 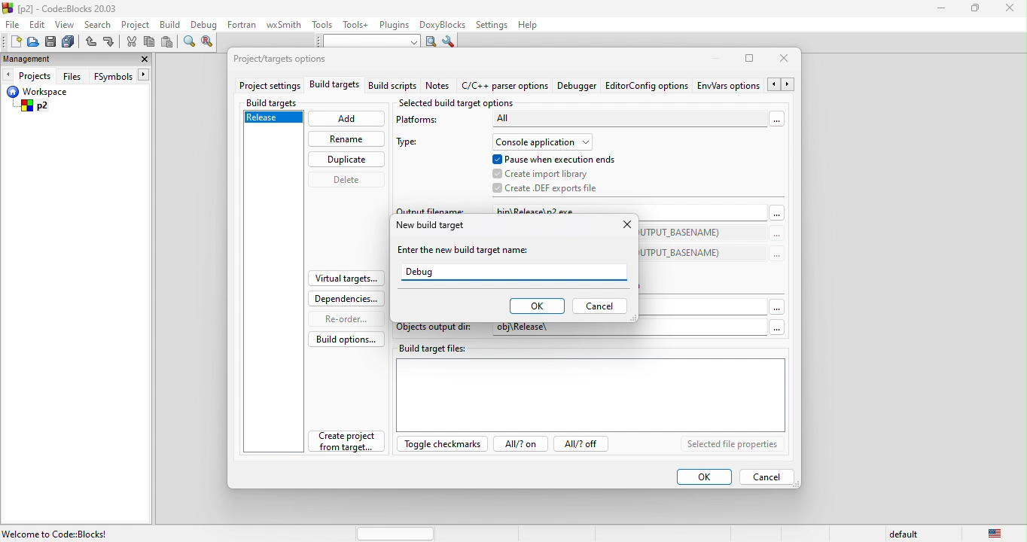 I want to click on close, so click(x=141, y=60).